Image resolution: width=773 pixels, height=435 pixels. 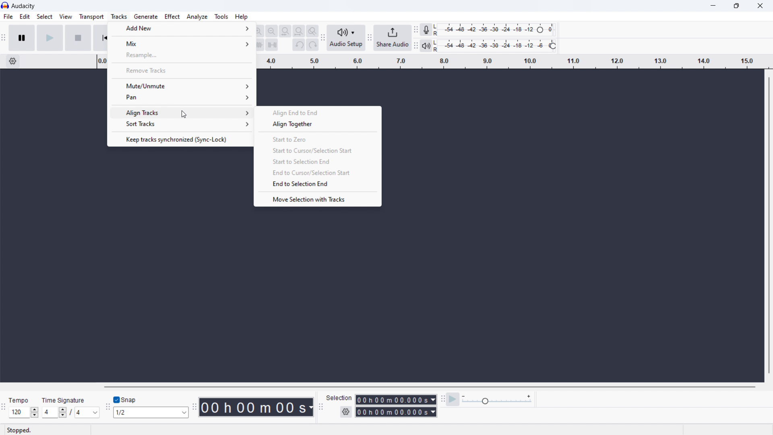 What do you see at coordinates (347, 38) in the screenshot?
I see `audio setup` at bounding box center [347, 38].